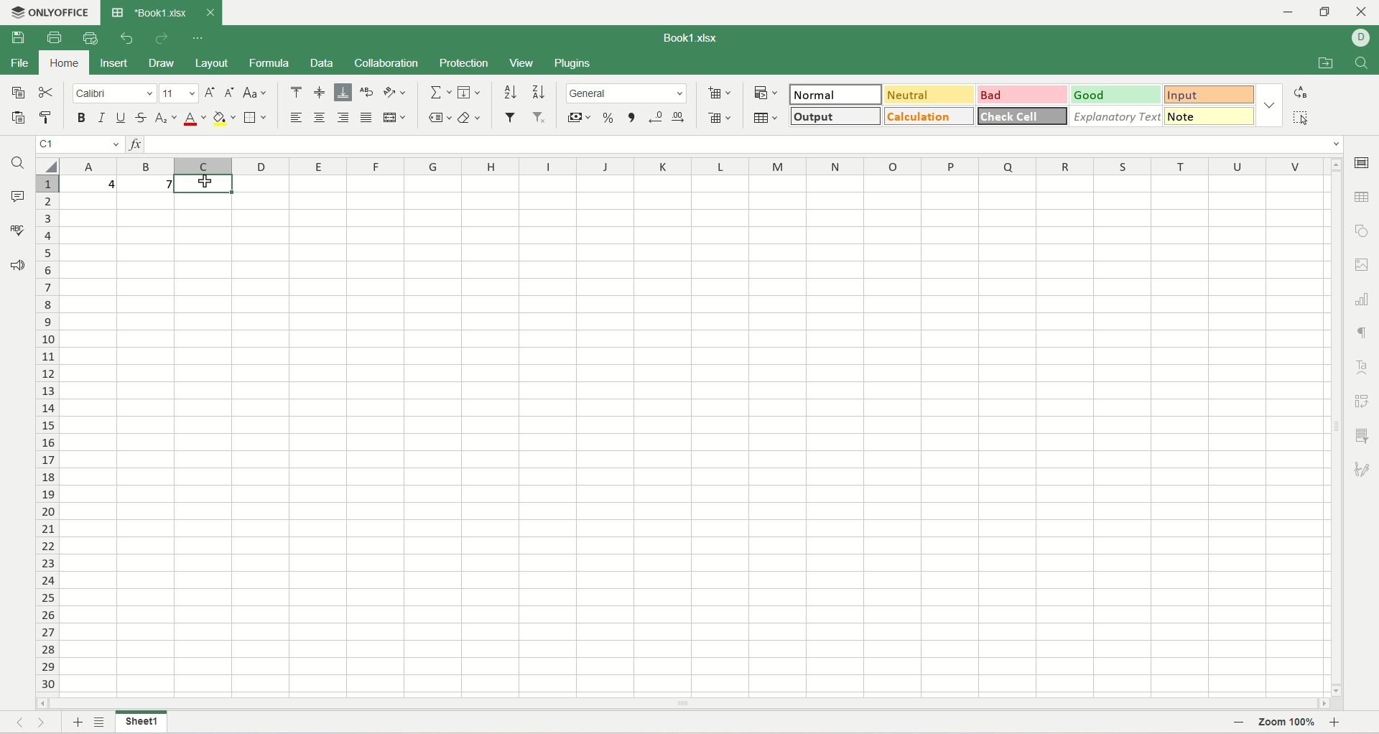 This screenshot has height=734, width=1379. What do you see at coordinates (143, 724) in the screenshot?
I see `sheet name` at bounding box center [143, 724].